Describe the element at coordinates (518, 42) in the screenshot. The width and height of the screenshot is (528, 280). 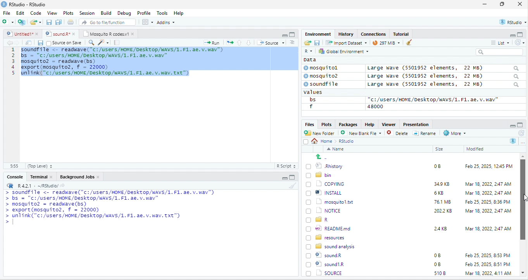
I see `refresh` at that location.